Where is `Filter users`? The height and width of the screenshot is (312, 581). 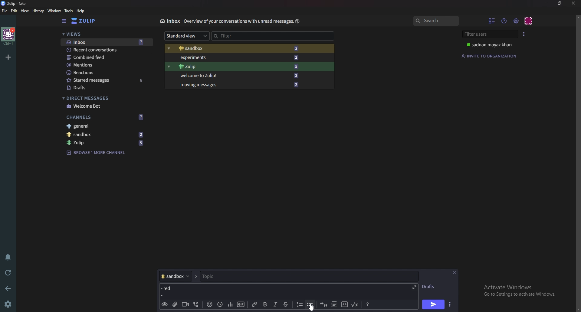 Filter users is located at coordinates (491, 34).